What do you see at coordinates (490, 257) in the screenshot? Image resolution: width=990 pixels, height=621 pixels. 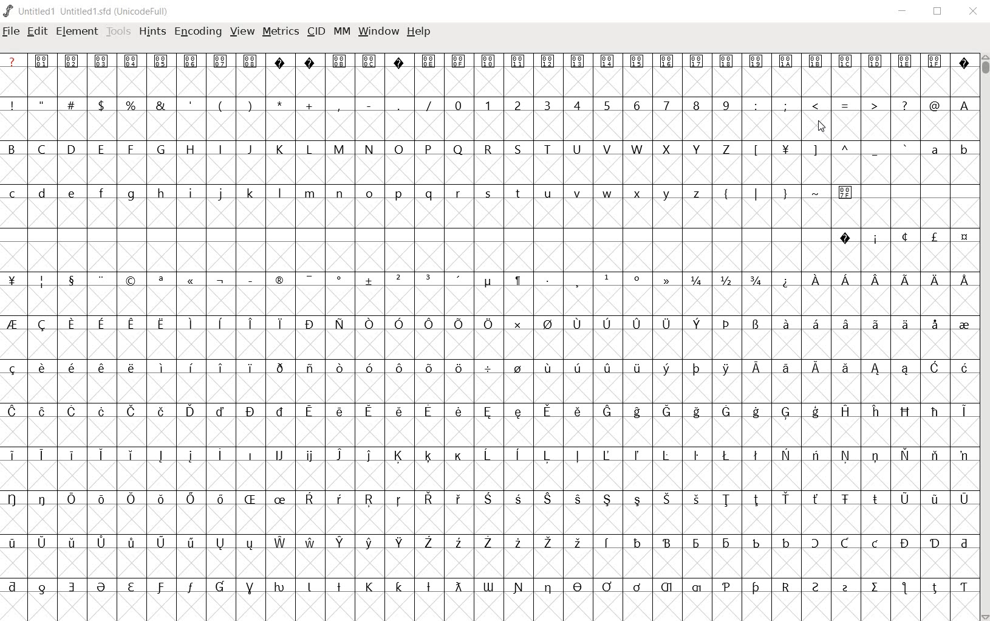 I see `empty cells` at bounding box center [490, 257].